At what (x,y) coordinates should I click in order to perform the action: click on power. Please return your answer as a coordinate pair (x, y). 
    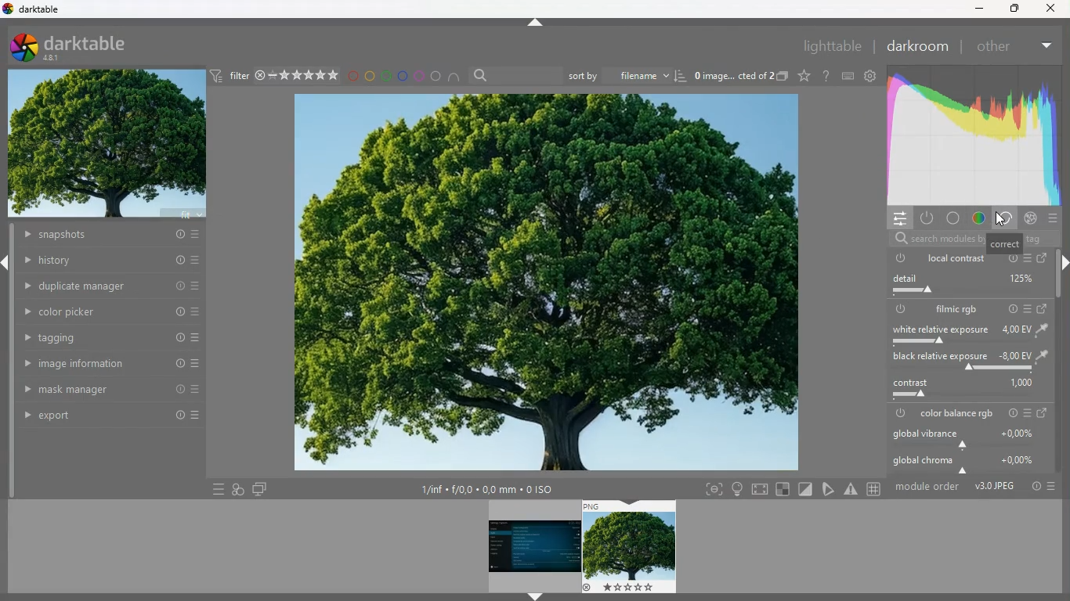
    Looking at the image, I should click on (902, 309).